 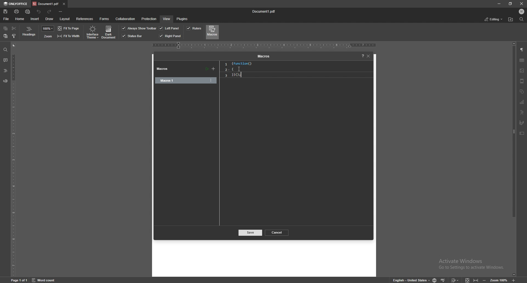 What do you see at coordinates (522, 123) in the screenshot?
I see `signature field` at bounding box center [522, 123].